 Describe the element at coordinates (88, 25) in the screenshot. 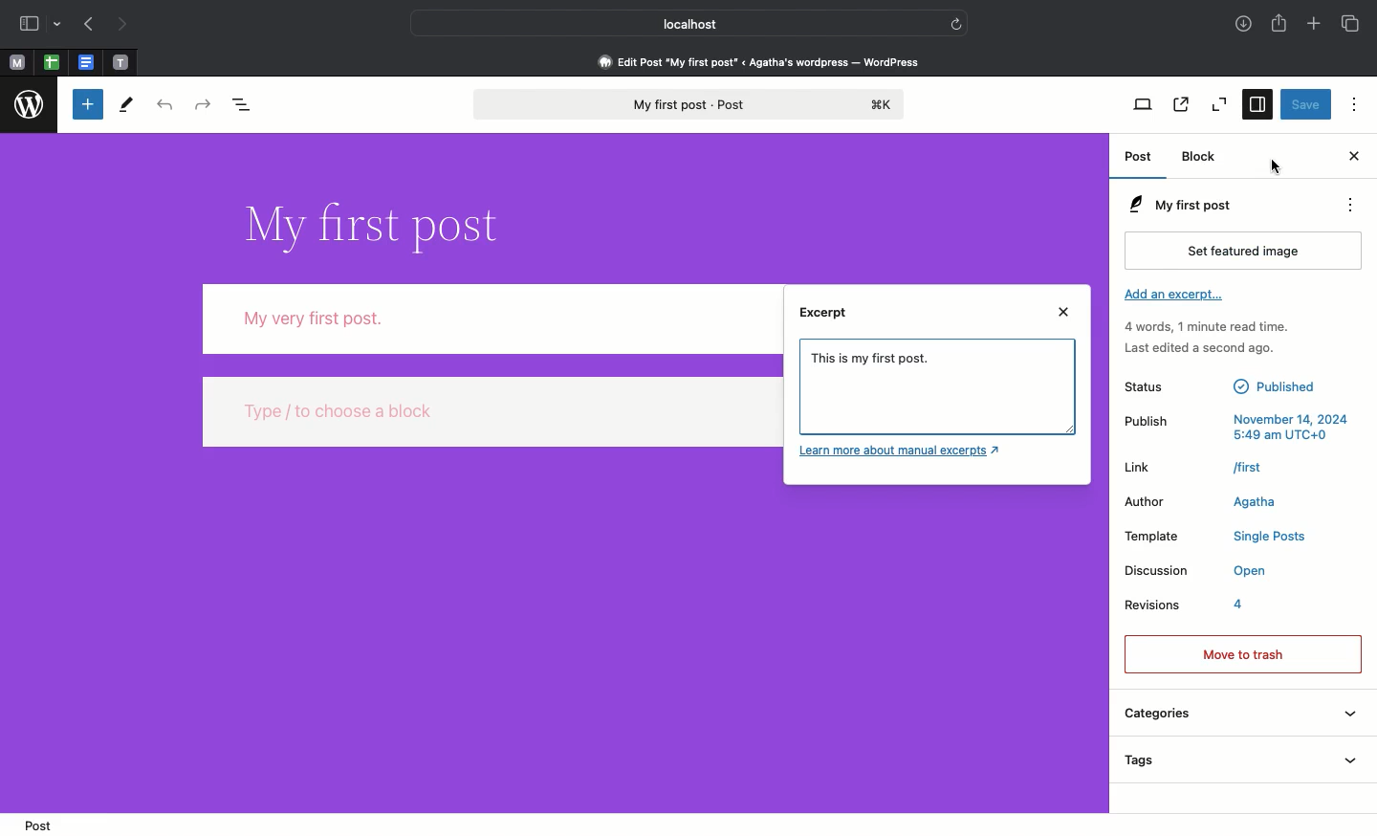

I see `Previous page` at that location.